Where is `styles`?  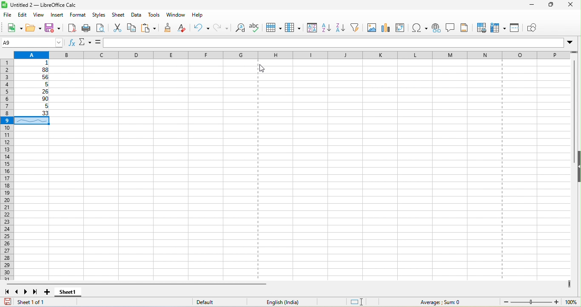
styles is located at coordinates (100, 15).